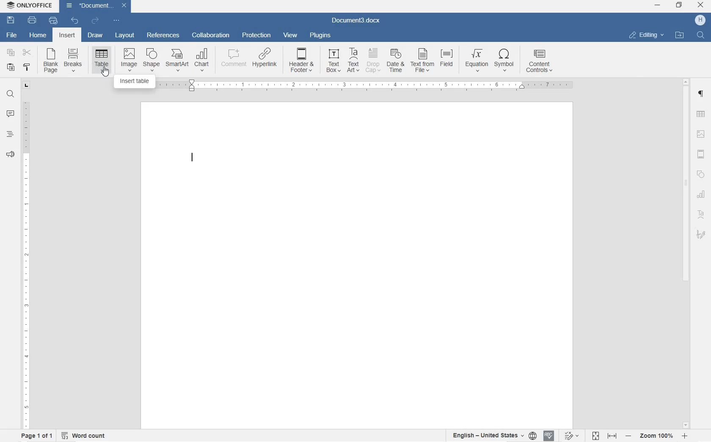 The width and height of the screenshot is (711, 442). Describe the element at coordinates (449, 61) in the screenshot. I see `Field` at that location.